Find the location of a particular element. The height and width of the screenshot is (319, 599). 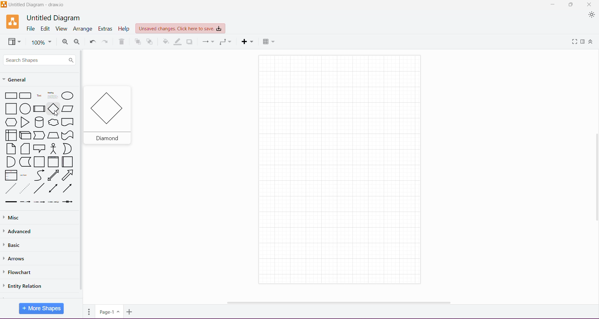

Close is located at coordinates (589, 4).